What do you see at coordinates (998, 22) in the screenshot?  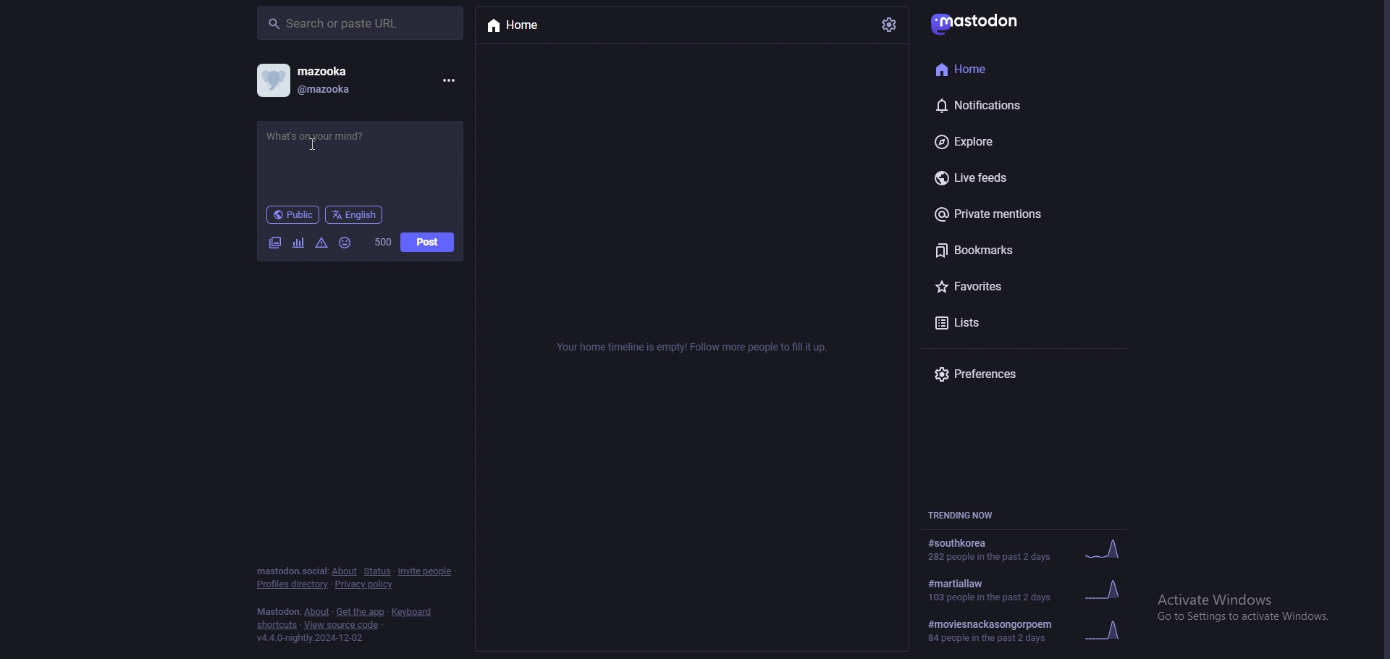 I see `mastodon` at bounding box center [998, 22].